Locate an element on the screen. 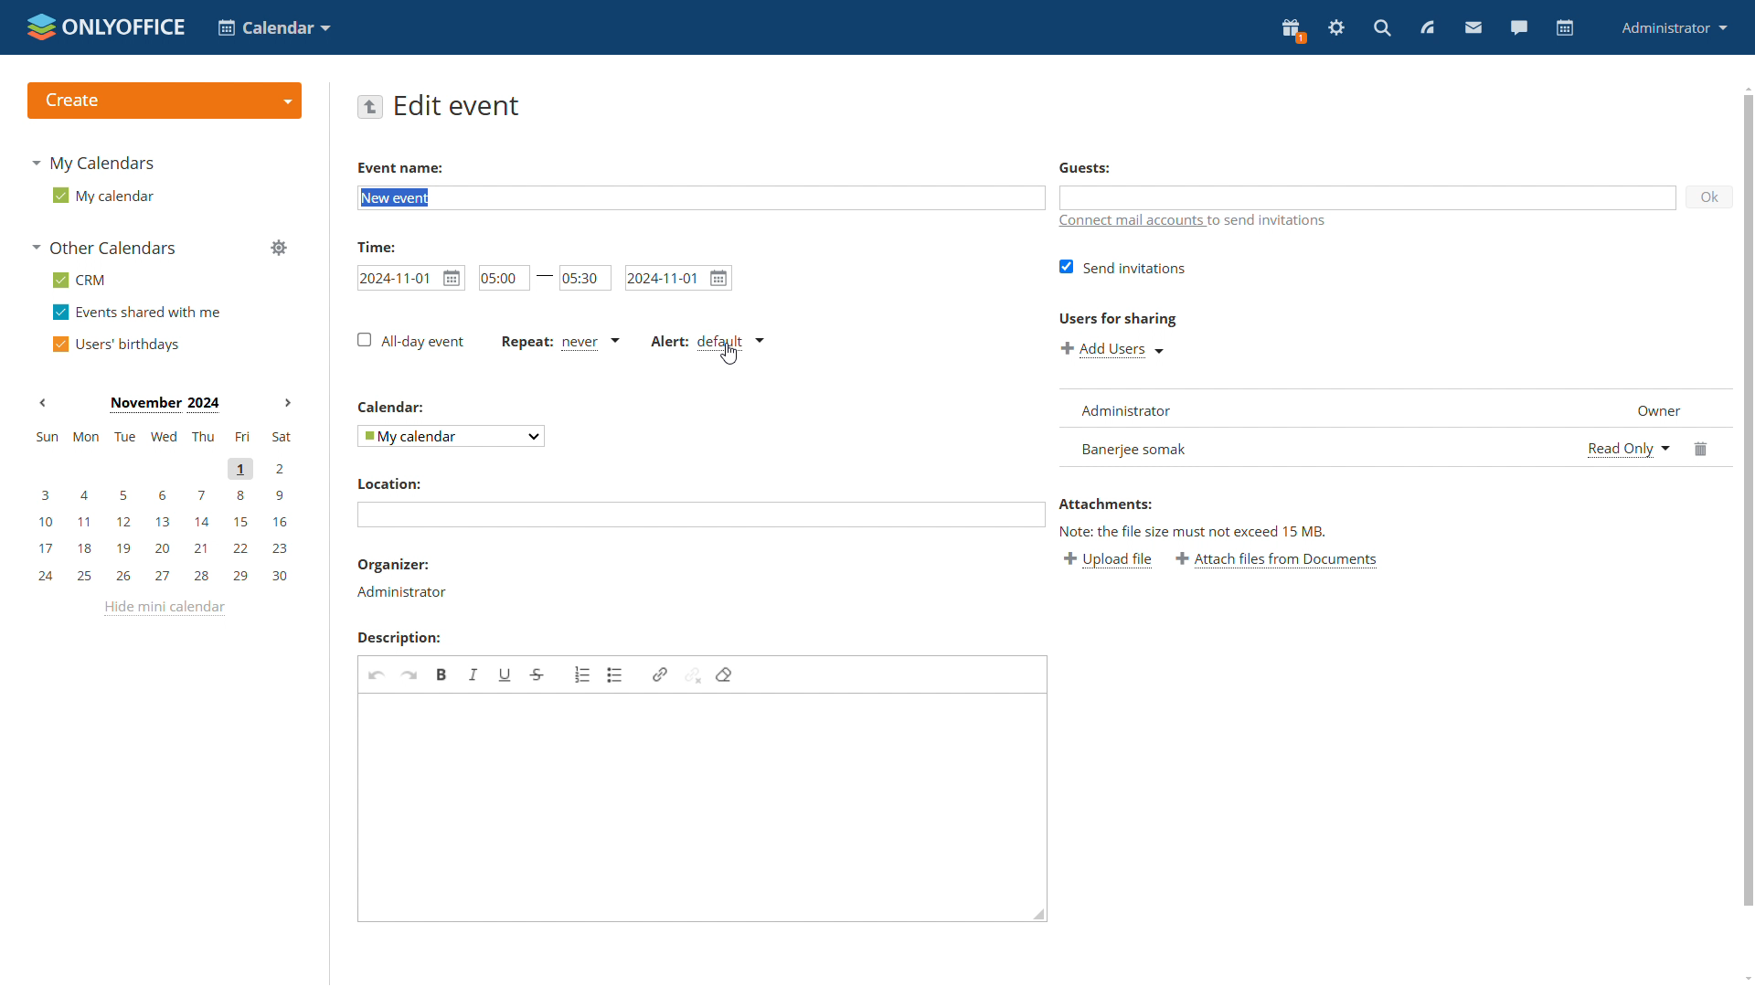 This screenshot has width=1755, height=987. undo is located at coordinates (378, 676).